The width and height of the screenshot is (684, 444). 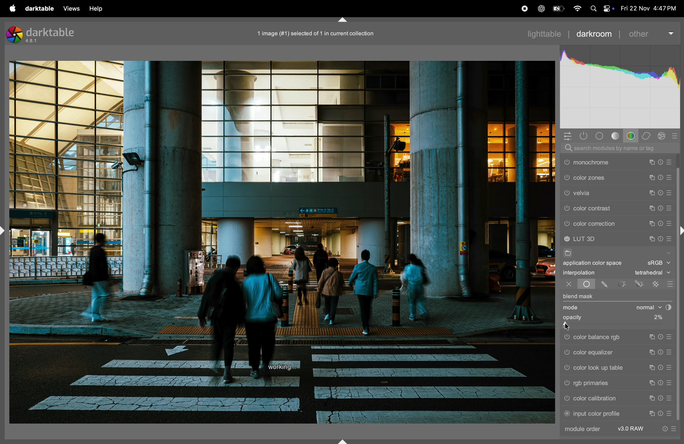 What do you see at coordinates (676, 136) in the screenshot?
I see `presets` at bounding box center [676, 136].